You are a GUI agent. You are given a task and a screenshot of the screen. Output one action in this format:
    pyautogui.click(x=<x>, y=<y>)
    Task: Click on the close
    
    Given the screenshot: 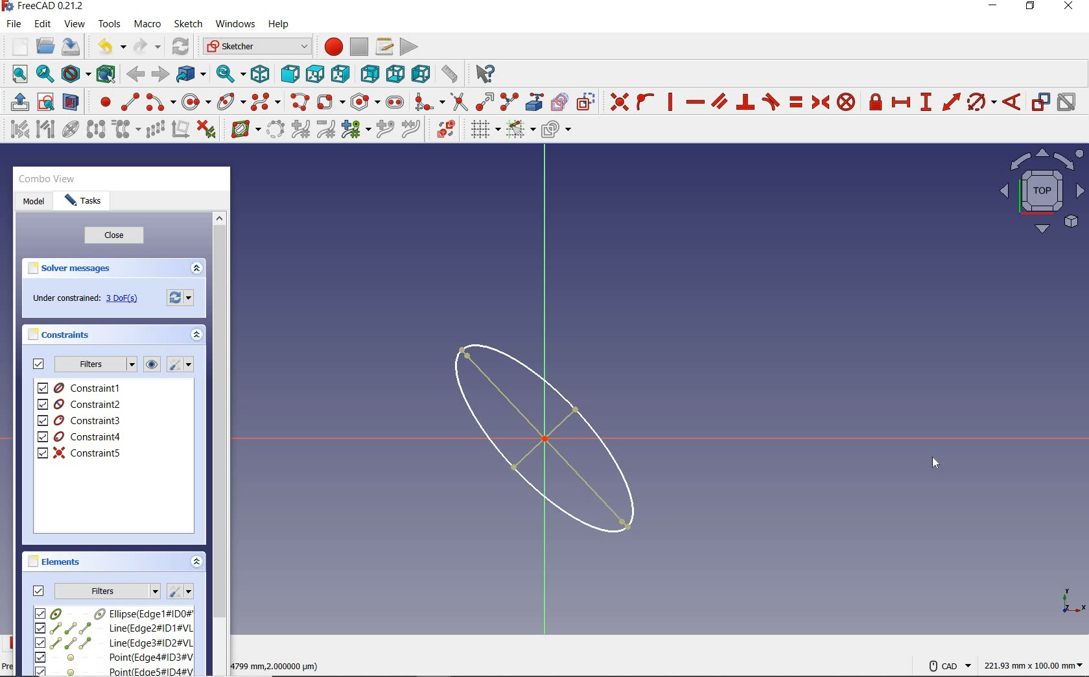 What is the action you would take?
    pyautogui.click(x=114, y=236)
    